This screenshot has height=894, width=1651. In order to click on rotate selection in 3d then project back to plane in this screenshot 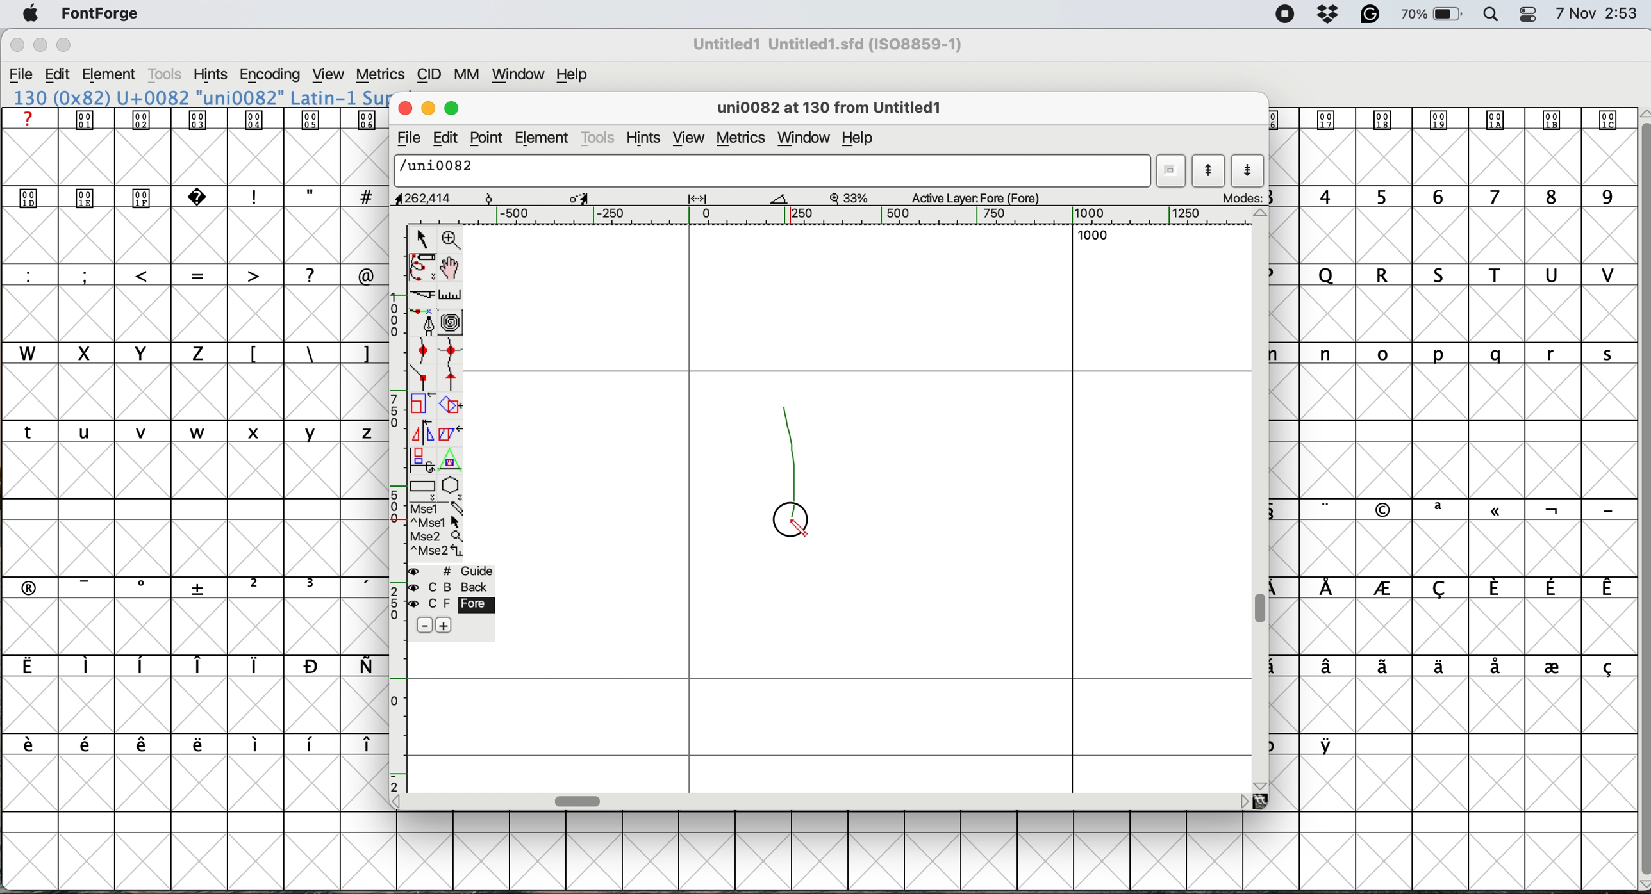, I will do `click(423, 460)`.